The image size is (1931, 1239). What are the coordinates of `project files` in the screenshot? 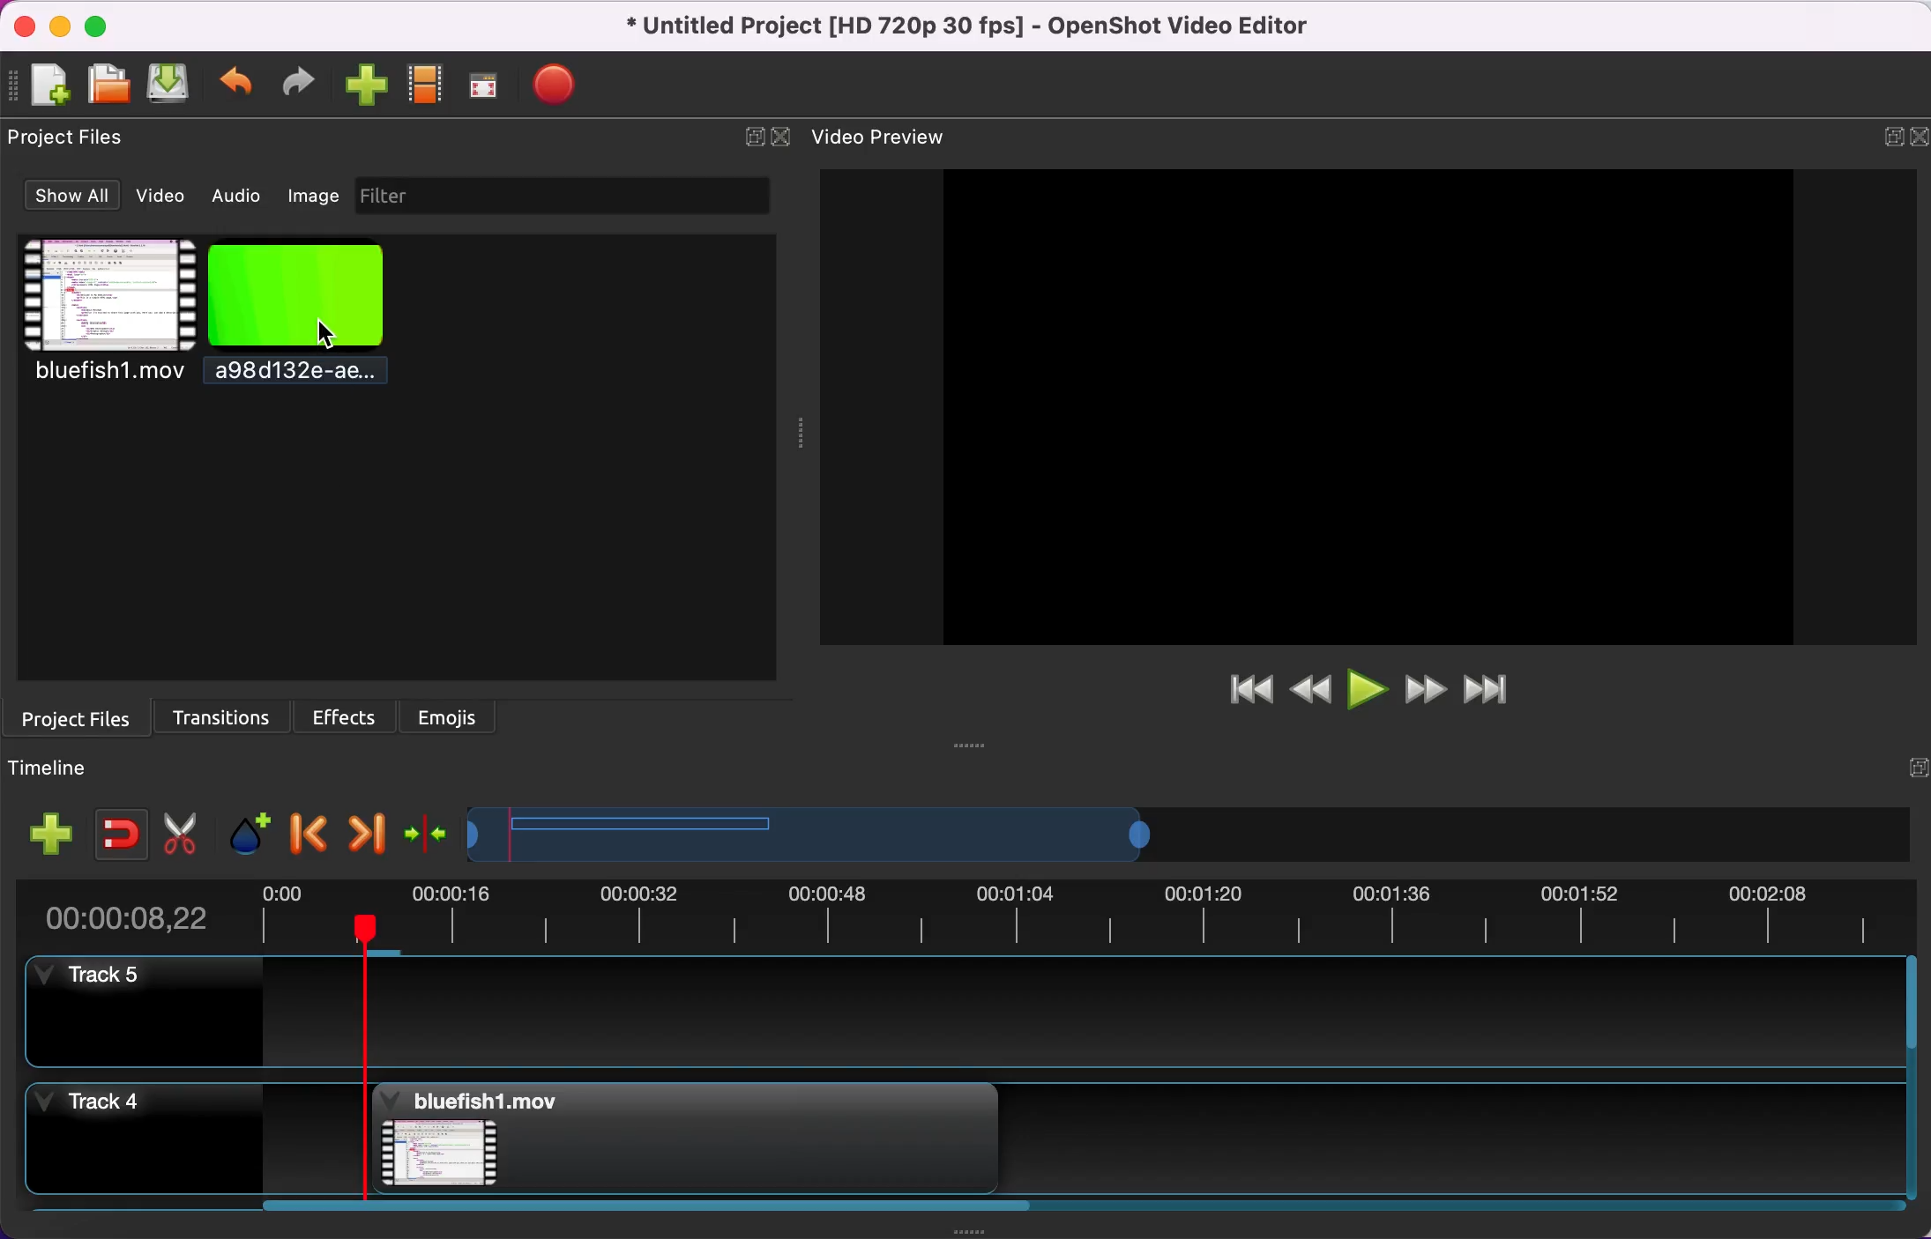 It's located at (78, 140).